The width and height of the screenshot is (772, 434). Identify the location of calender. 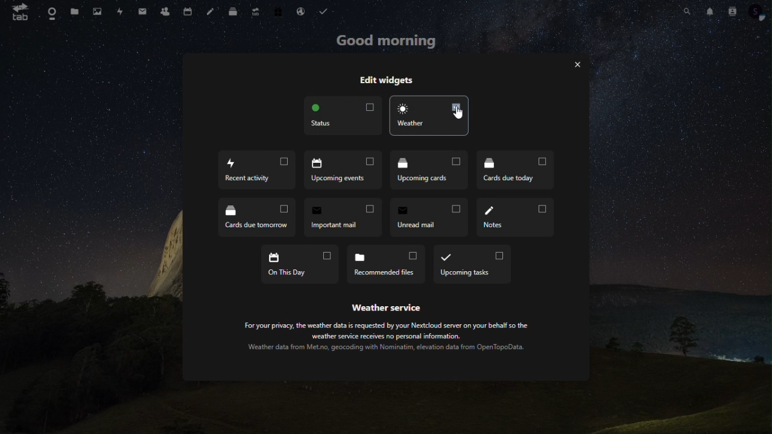
(189, 13).